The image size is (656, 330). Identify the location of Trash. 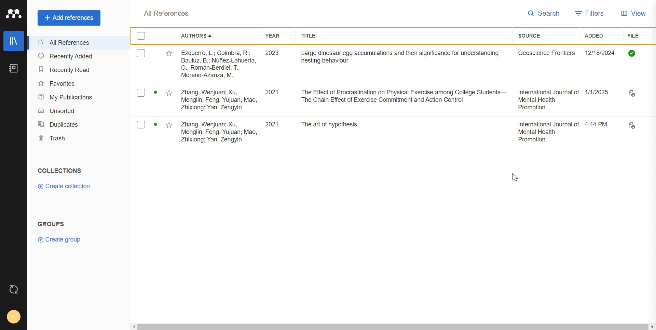
(73, 138).